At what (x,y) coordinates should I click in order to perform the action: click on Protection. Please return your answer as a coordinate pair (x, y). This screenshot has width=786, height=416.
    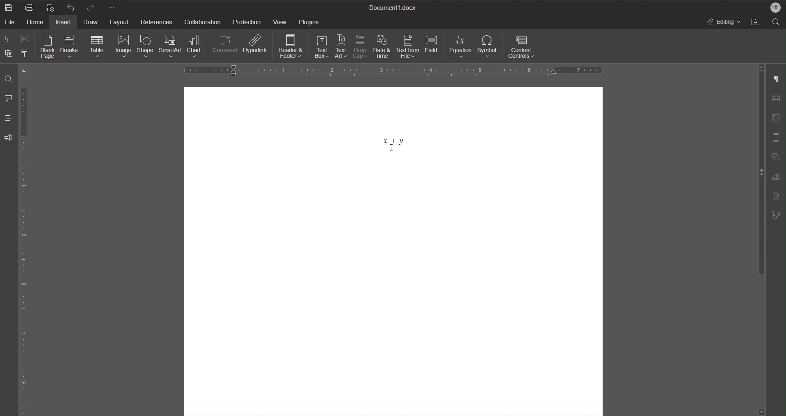
    Looking at the image, I should click on (249, 21).